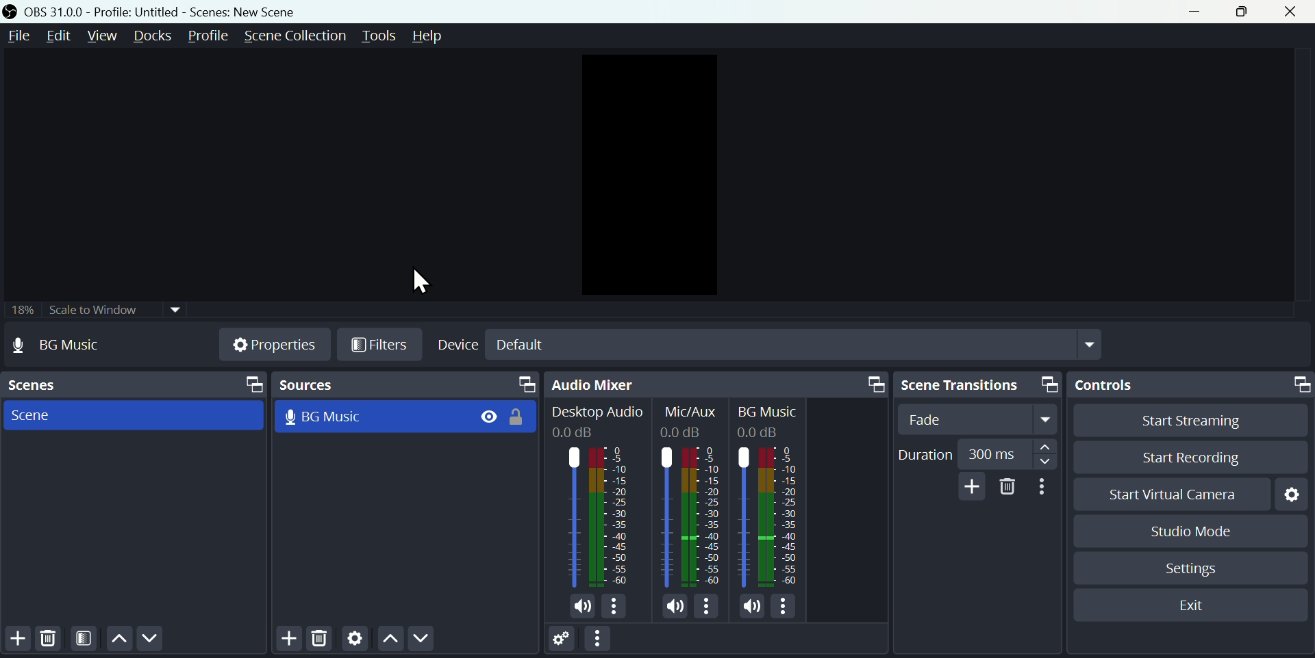 The height and width of the screenshot is (658, 1315). What do you see at coordinates (976, 455) in the screenshot?
I see `duration` at bounding box center [976, 455].